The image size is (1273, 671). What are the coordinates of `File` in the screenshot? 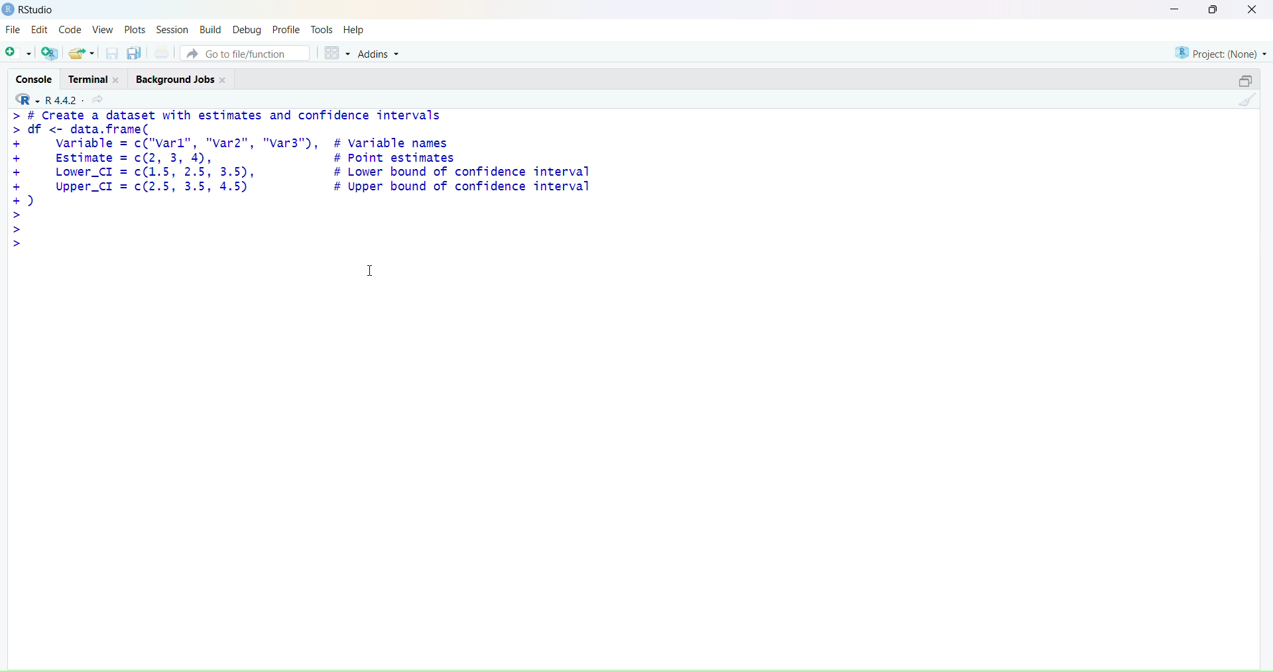 It's located at (12, 30).